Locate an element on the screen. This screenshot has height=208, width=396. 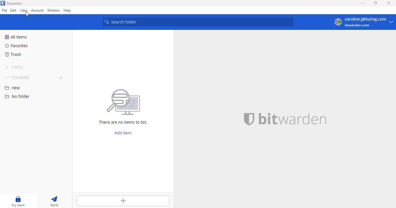
edit is located at coordinates (13, 10).